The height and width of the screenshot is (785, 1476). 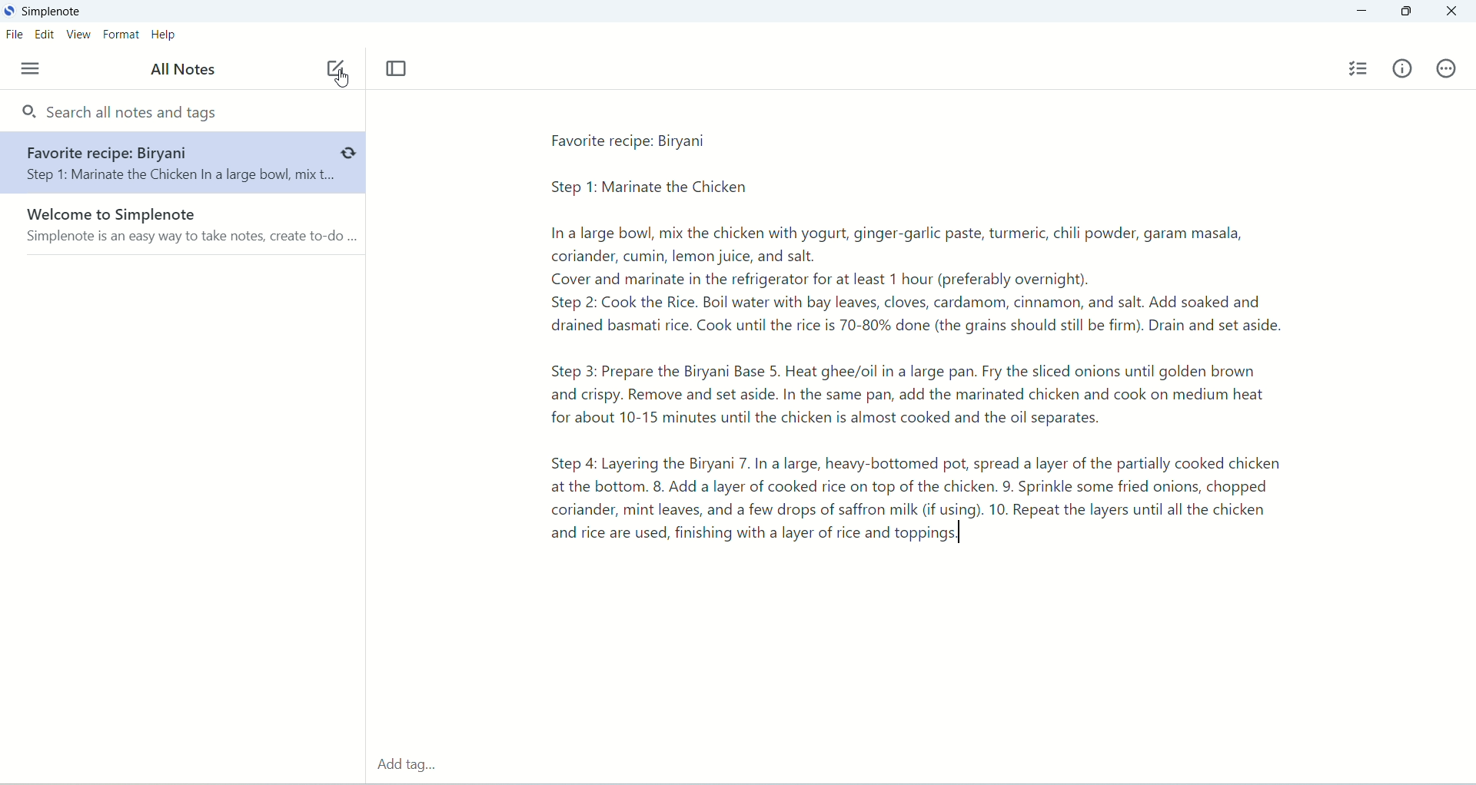 What do you see at coordinates (9, 11) in the screenshot?
I see `logo` at bounding box center [9, 11].